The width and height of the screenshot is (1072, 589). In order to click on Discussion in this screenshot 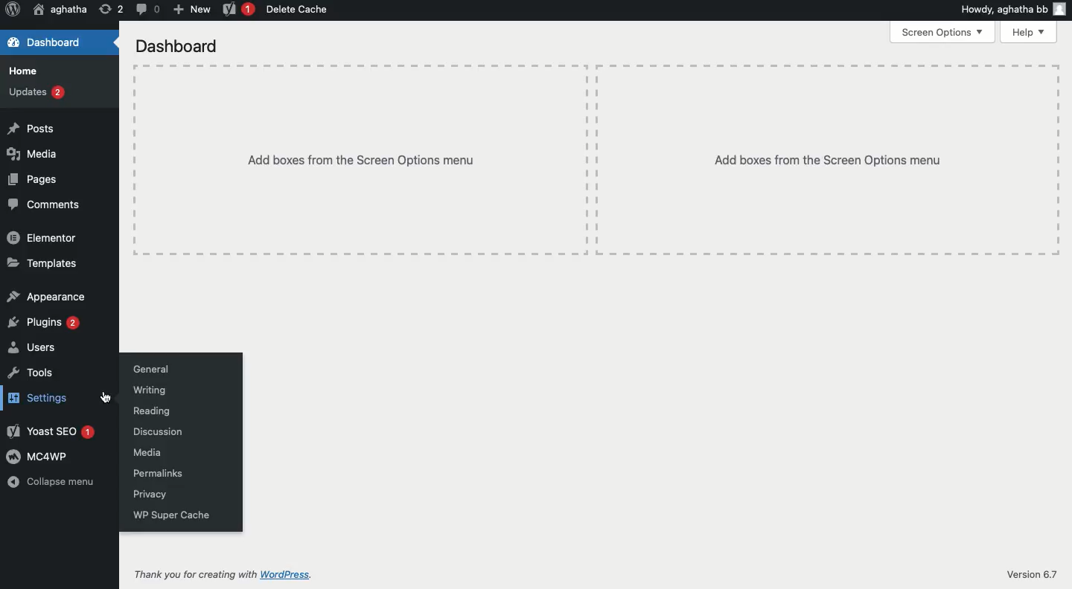, I will do `click(154, 431)`.